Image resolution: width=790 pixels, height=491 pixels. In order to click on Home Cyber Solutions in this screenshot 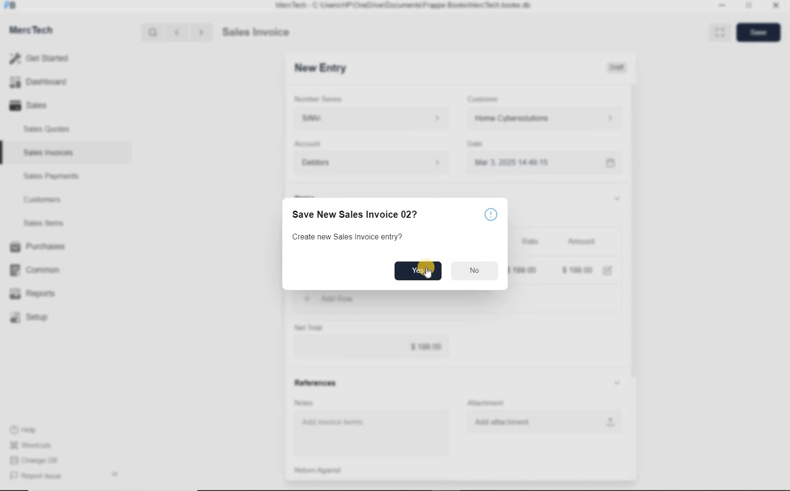, I will do `click(544, 119)`.